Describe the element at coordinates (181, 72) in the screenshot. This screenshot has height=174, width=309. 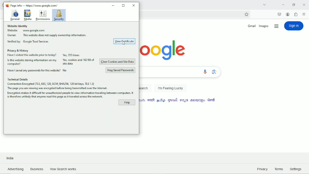
I see `Search bar` at that location.